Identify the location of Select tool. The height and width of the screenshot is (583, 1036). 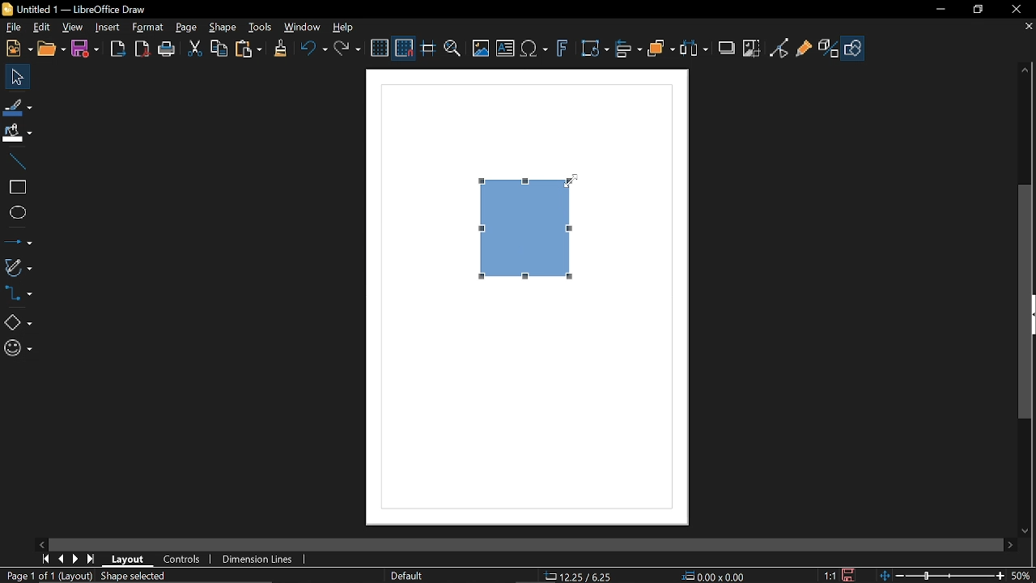
(15, 77).